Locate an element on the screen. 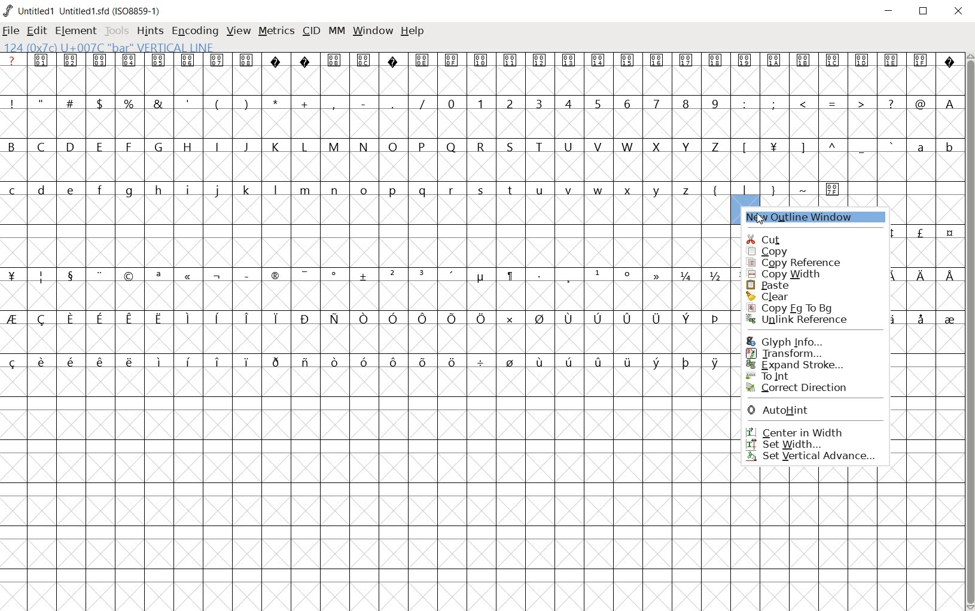 Image resolution: width=975 pixels, height=611 pixels. copy reference is located at coordinates (806, 262).